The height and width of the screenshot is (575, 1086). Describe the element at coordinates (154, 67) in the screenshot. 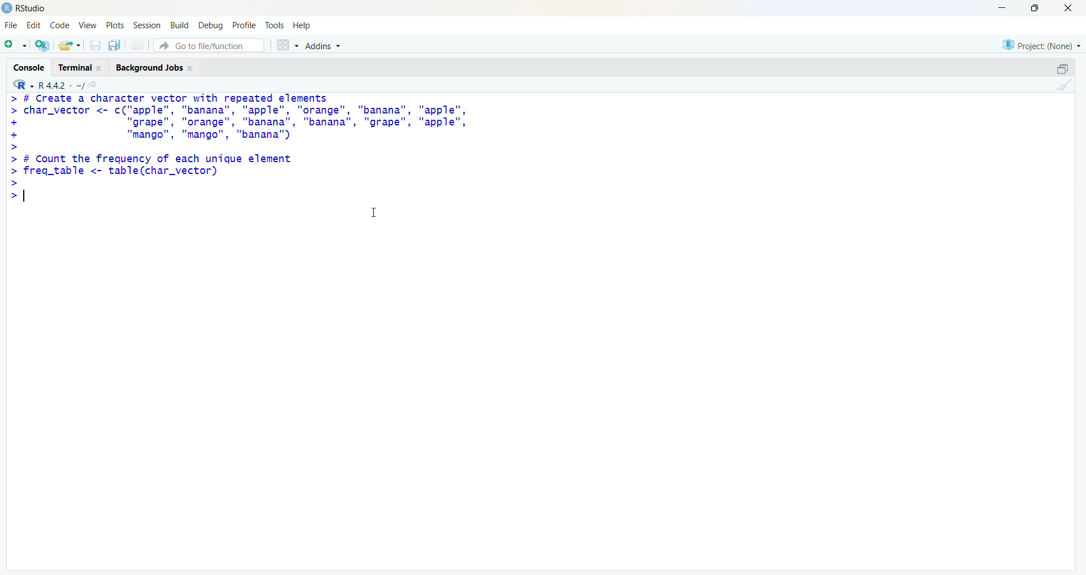

I see `Background Jobs` at that location.